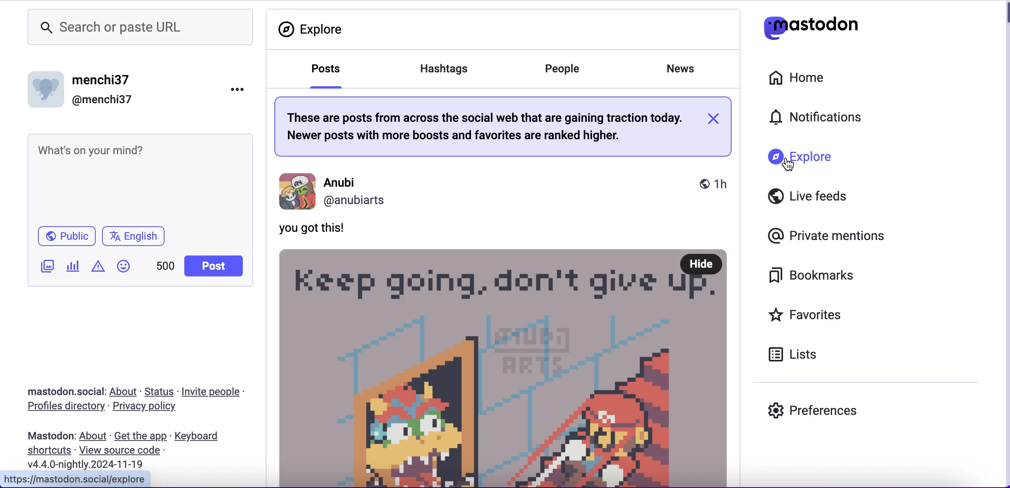 The width and height of the screenshot is (1010, 488). I want to click on 1h, so click(711, 185).